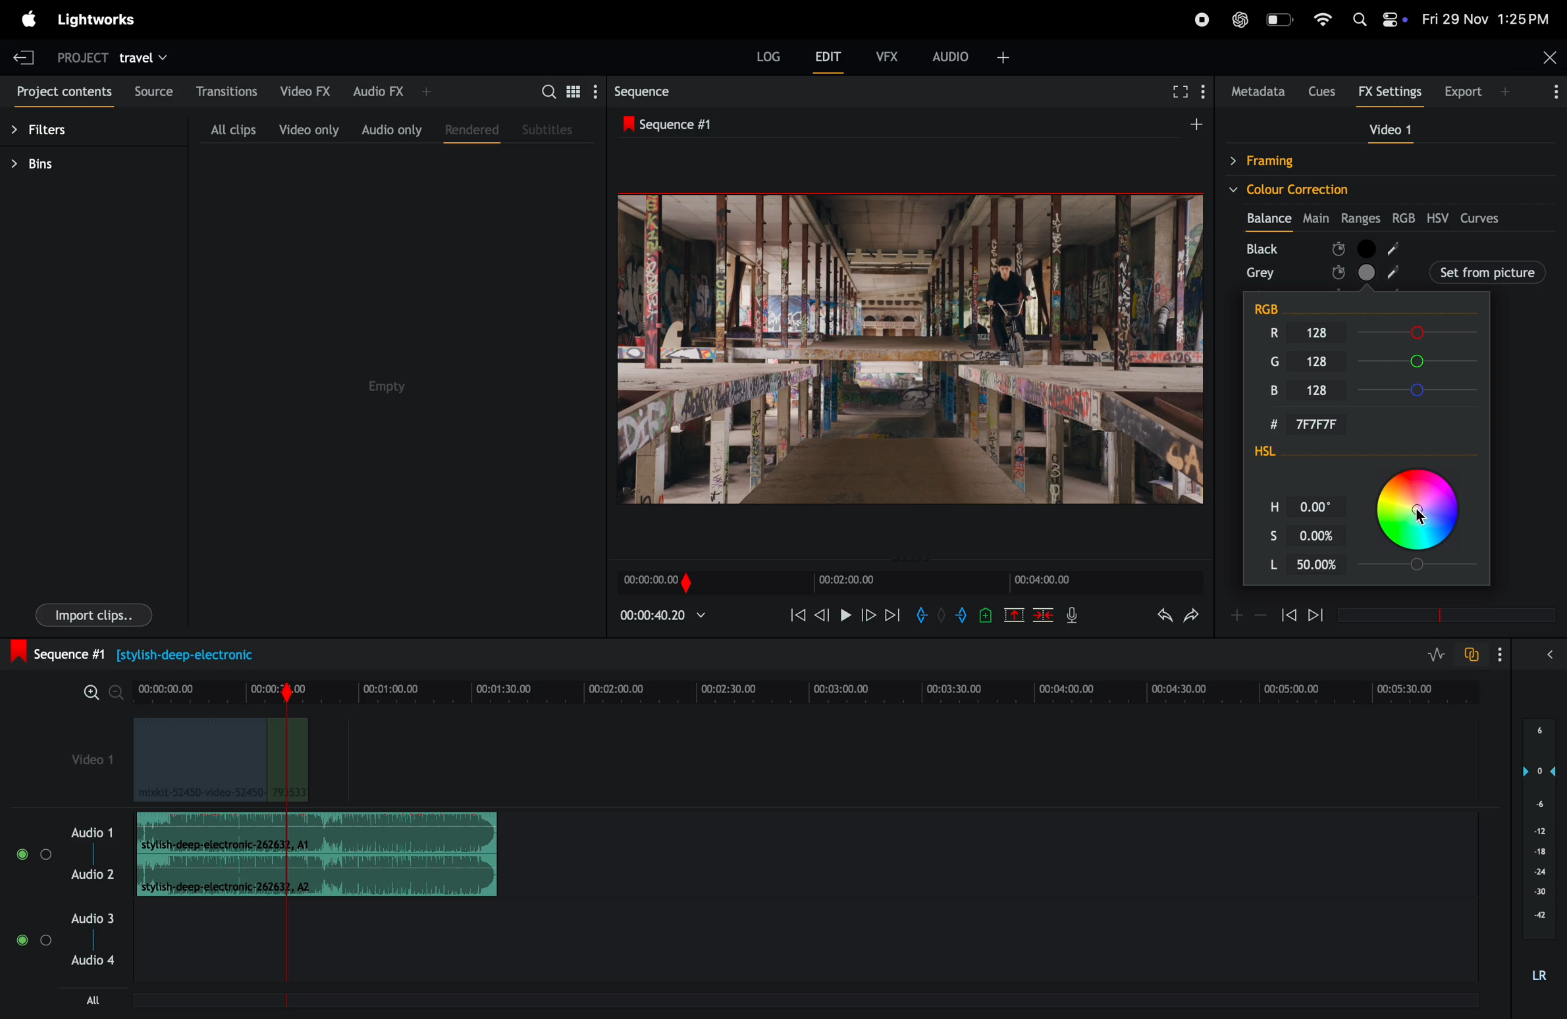  What do you see at coordinates (1044, 617) in the screenshot?
I see `delete` at bounding box center [1044, 617].